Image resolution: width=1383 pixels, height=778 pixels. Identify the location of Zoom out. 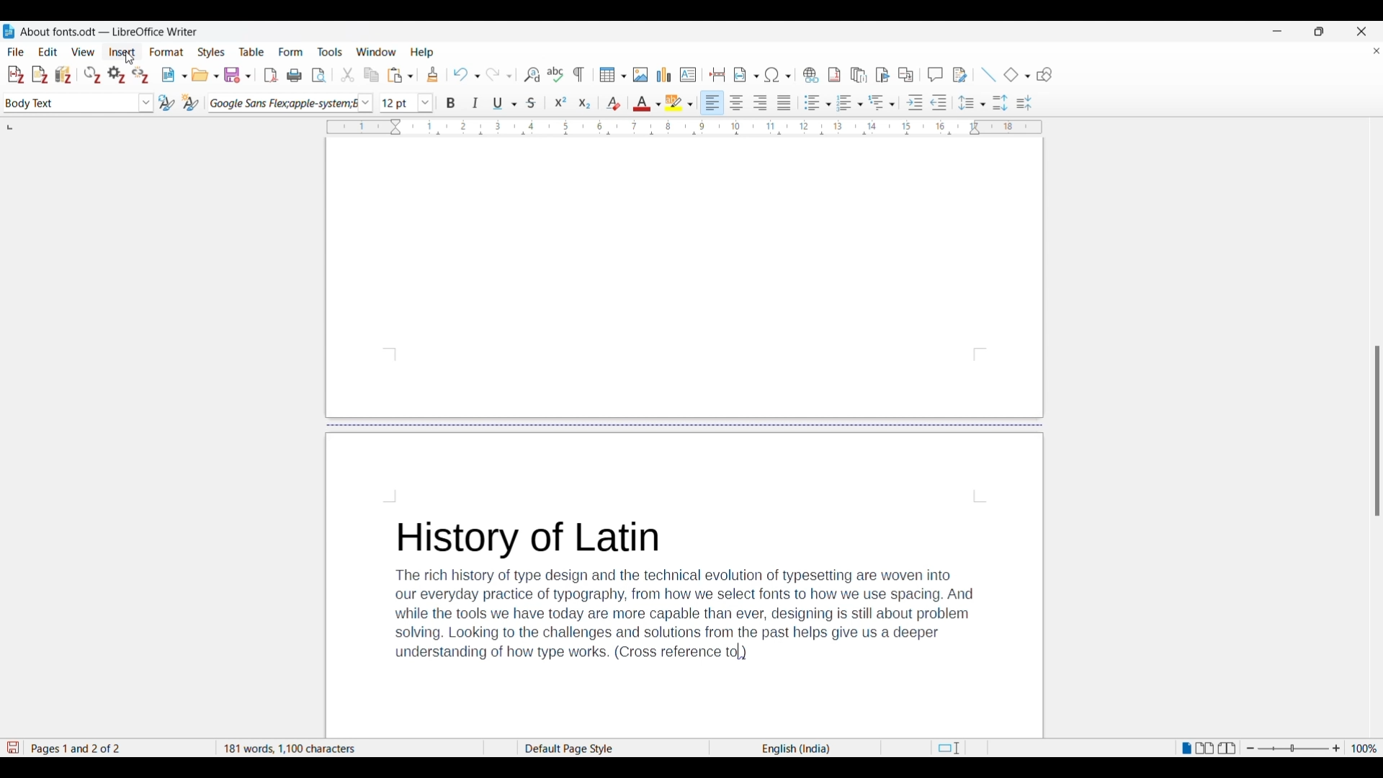
(1250, 749).